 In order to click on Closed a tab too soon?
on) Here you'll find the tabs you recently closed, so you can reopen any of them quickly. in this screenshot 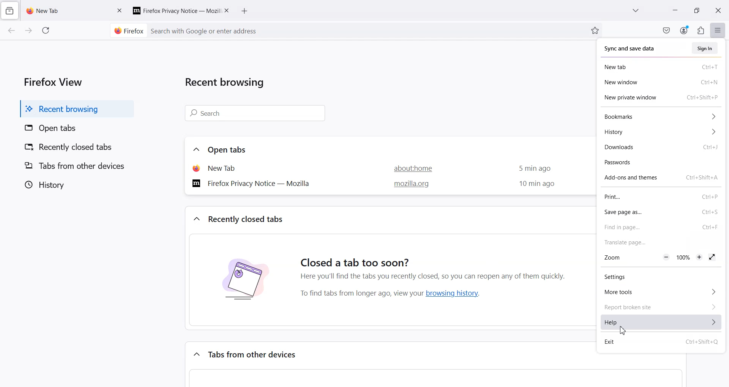, I will do `click(437, 263)`.